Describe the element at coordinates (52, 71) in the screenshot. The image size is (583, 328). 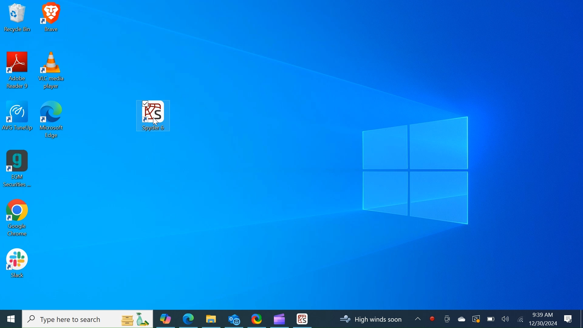
I see `VLC Media Desktop Icon` at that location.